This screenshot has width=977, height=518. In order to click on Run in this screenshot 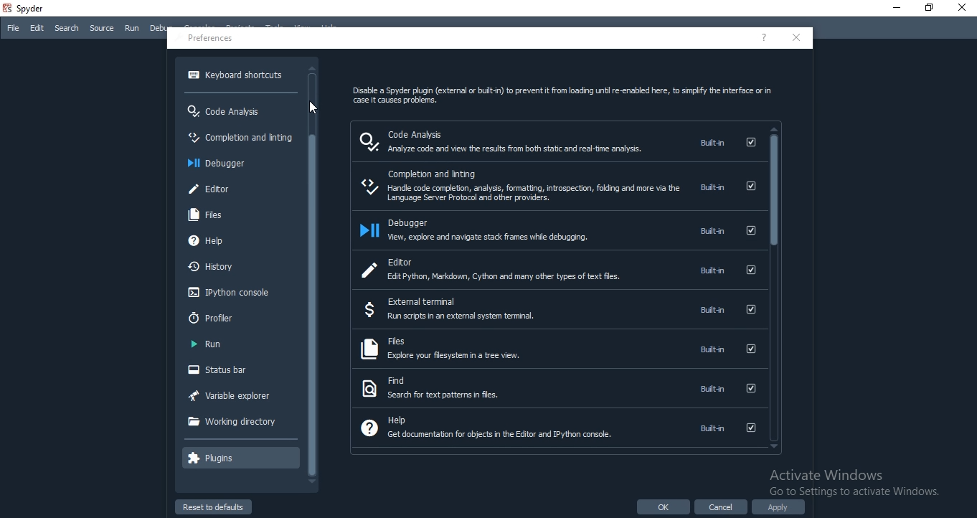, I will do `click(208, 344)`.